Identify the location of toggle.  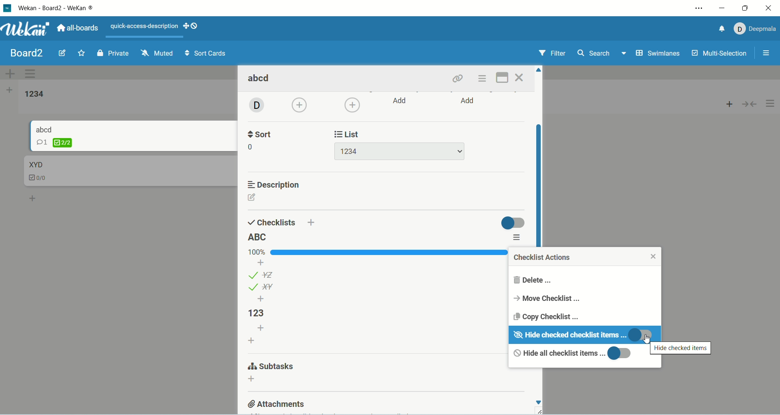
(621, 353).